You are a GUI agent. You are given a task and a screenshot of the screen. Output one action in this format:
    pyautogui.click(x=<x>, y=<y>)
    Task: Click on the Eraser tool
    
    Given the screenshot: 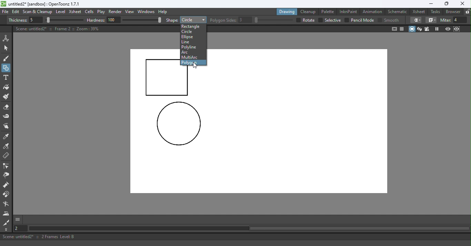 What is the action you would take?
    pyautogui.click(x=8, y=107)
    